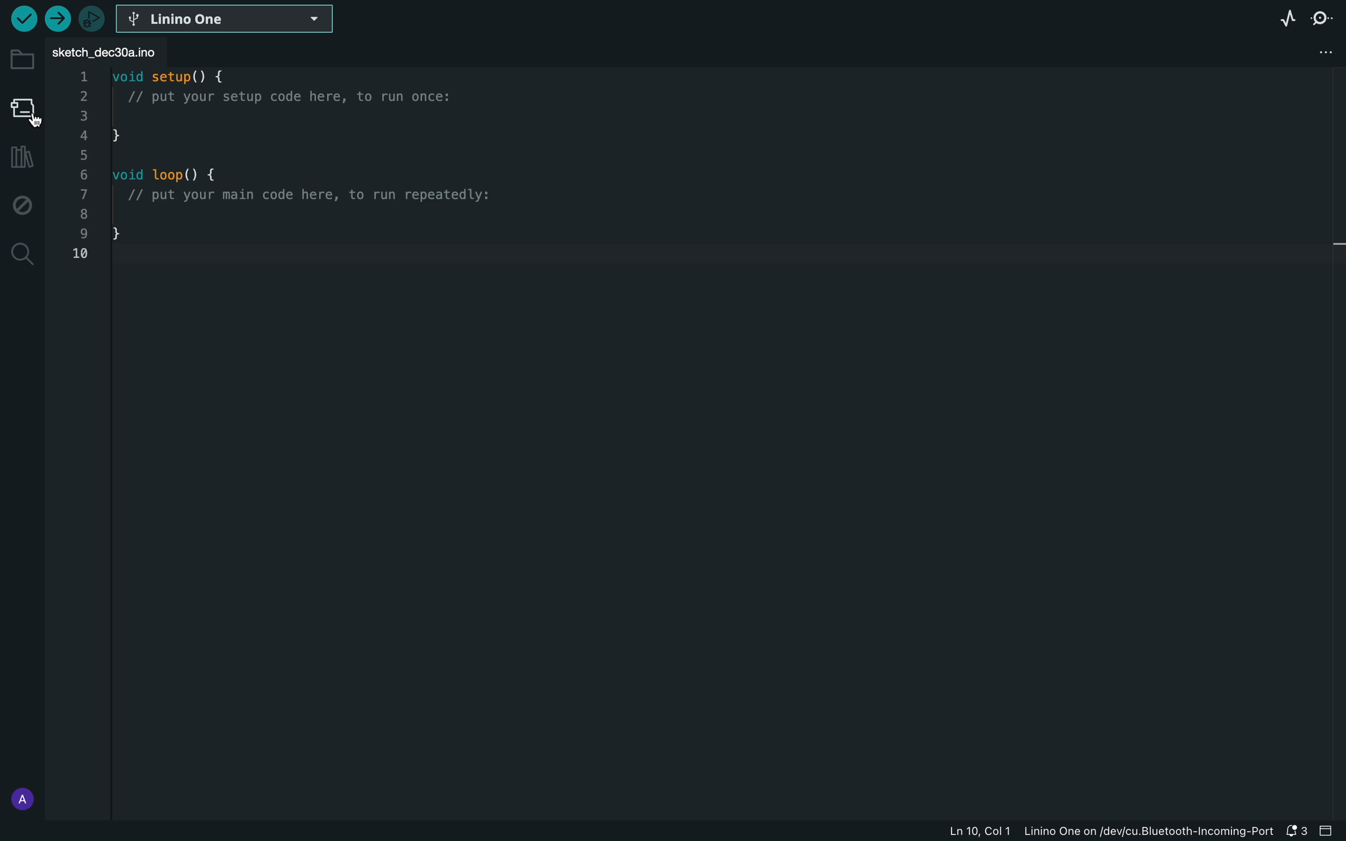  I want to click on close bar, so click(1331, 833).